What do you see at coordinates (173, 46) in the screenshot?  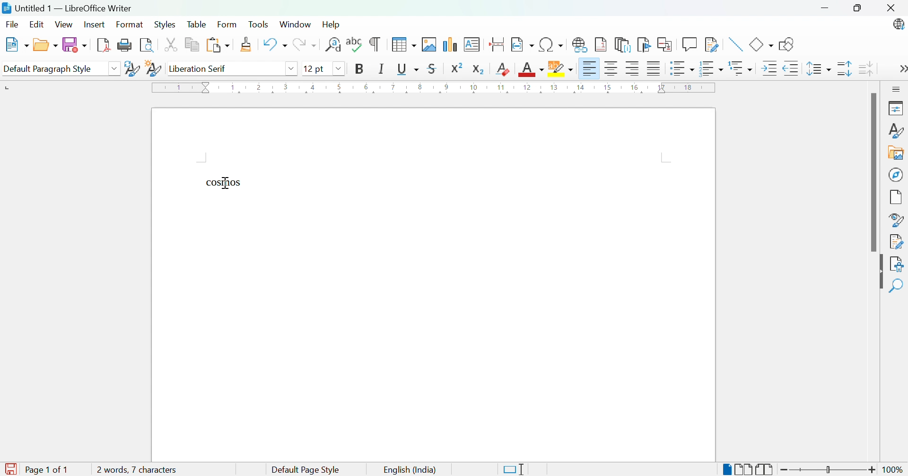 I see `Cut` at bounding box center [173, 46].